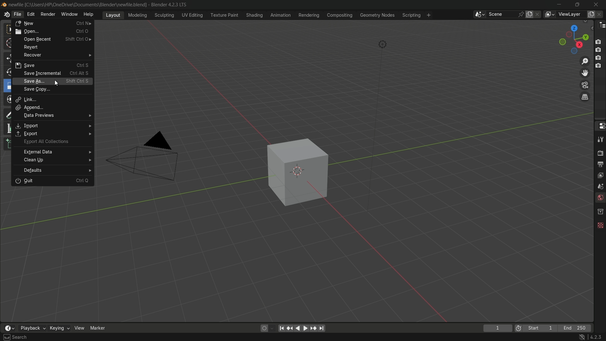 This screenshot has width=606, height=341. I want to click on minimize, so click(559, 4).